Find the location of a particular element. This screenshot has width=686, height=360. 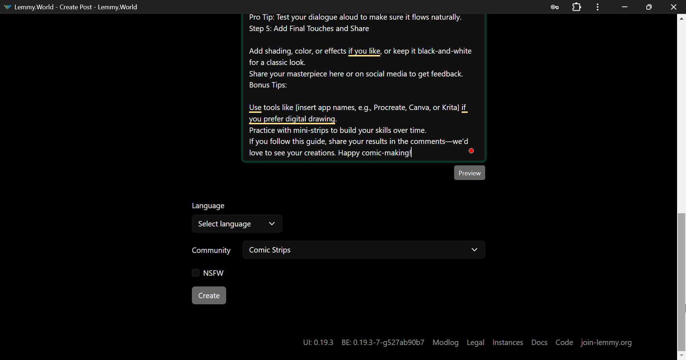

Scroll Bar is located at coordinates (682, 185).